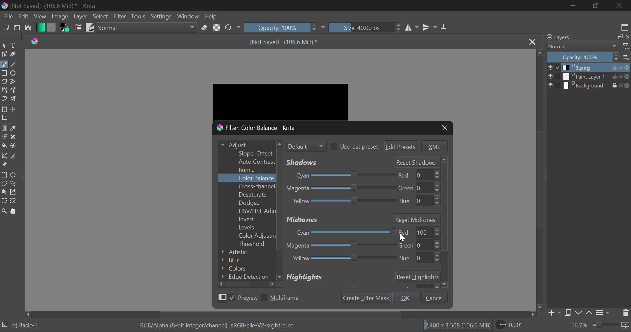  Describe the element at coordinates (211, 16) in the screenshot. I see `Help` at that location.